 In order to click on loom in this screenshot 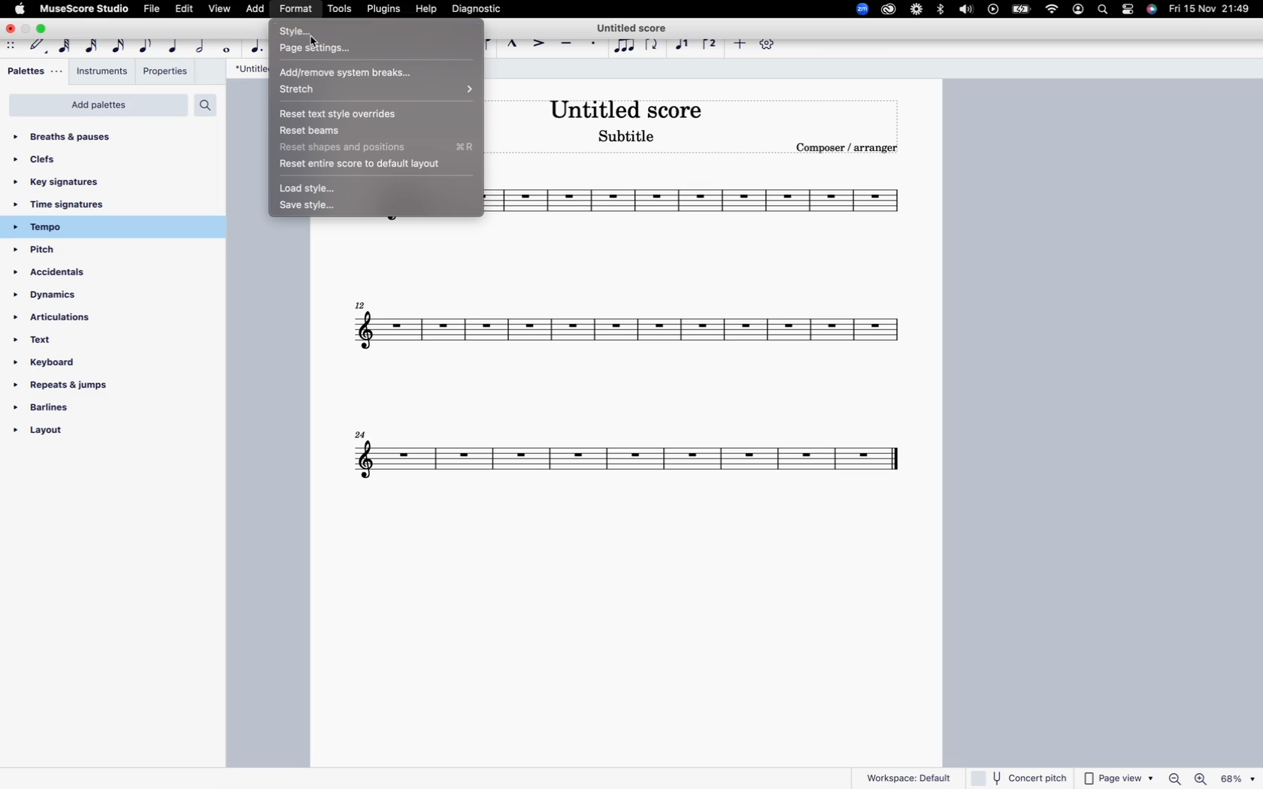, I will do `click(916, 9)`.